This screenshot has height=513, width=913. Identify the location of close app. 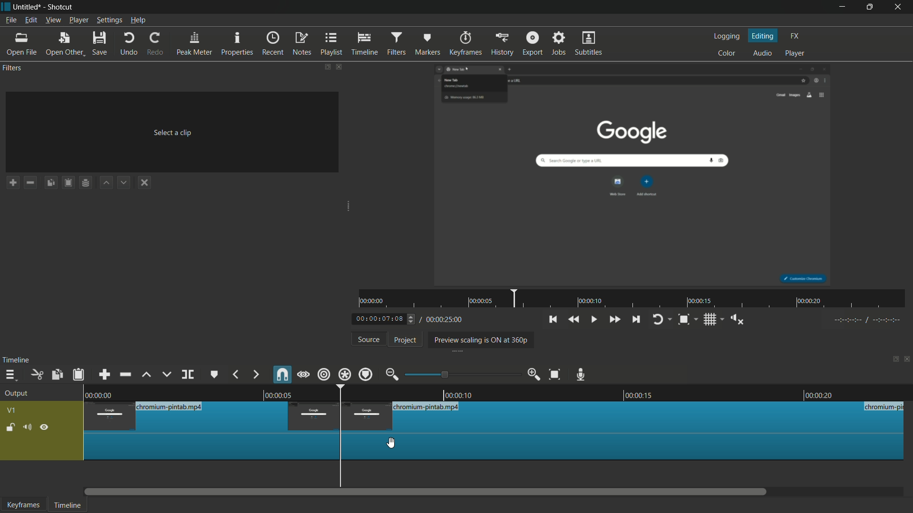
(899, 7).